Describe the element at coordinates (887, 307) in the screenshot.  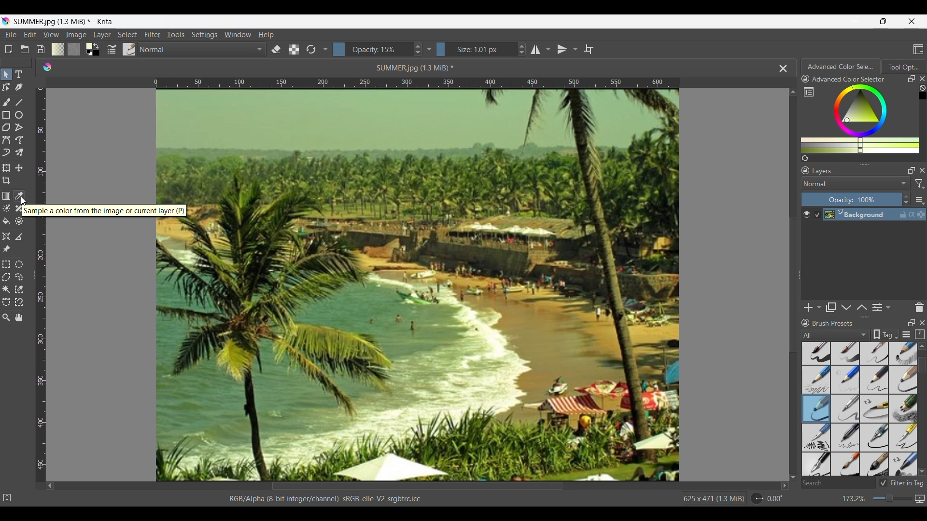
I see `Layer property settings` at that location.